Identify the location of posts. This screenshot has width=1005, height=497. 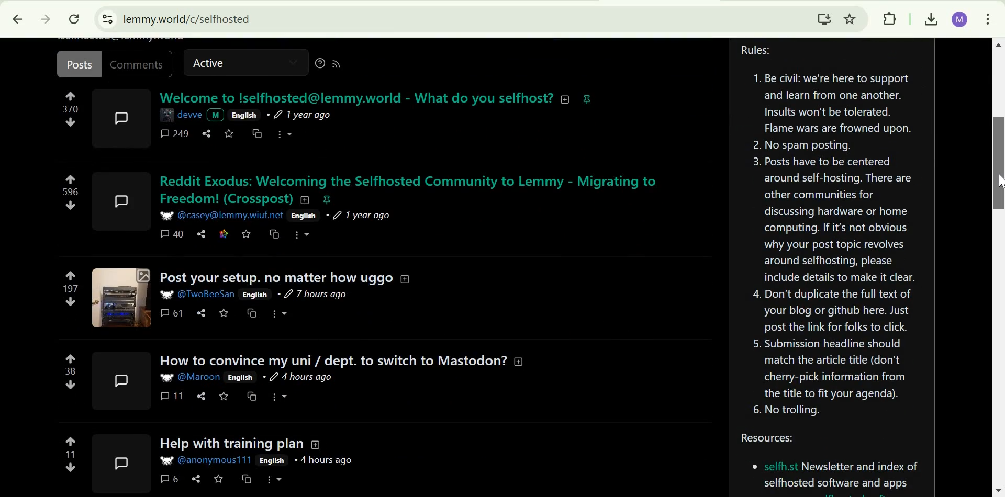
(79, 64).